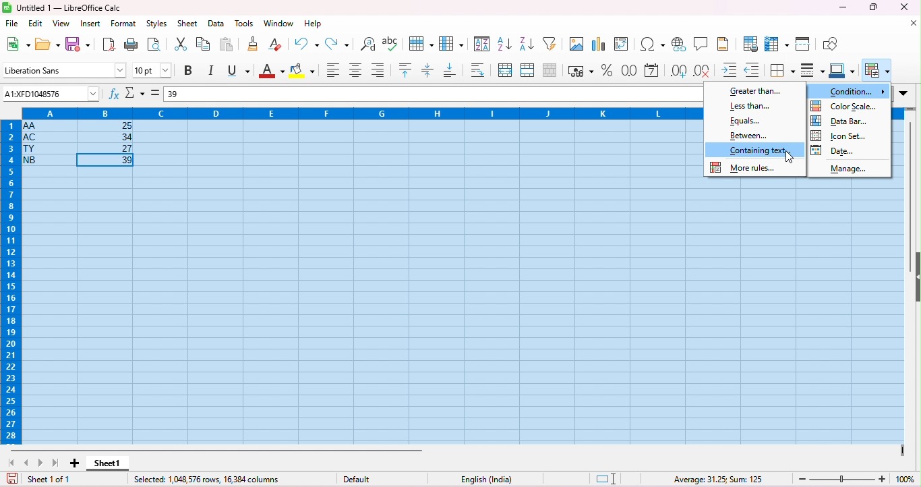 The height and width of the screenshot is (487, 921). What do you see at coordinates (606, 480) in the screenshot?
I see `standard selection` at bounding box center [606, 480].